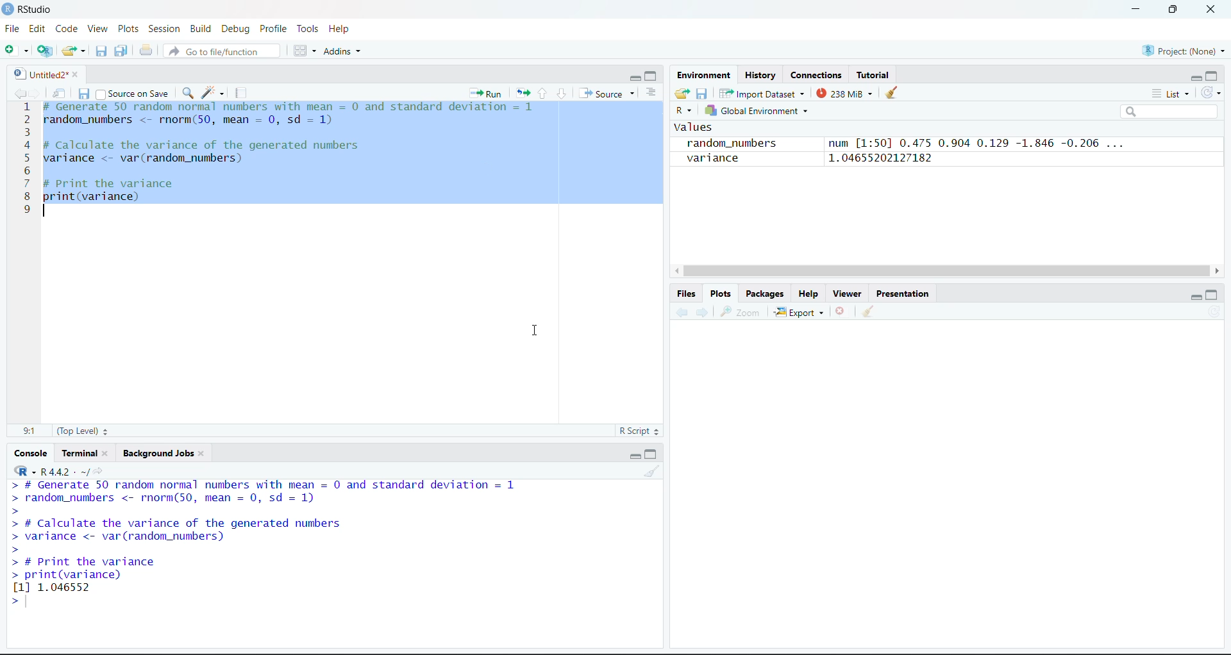  I want to click on Tutorial, so click(873, 76).